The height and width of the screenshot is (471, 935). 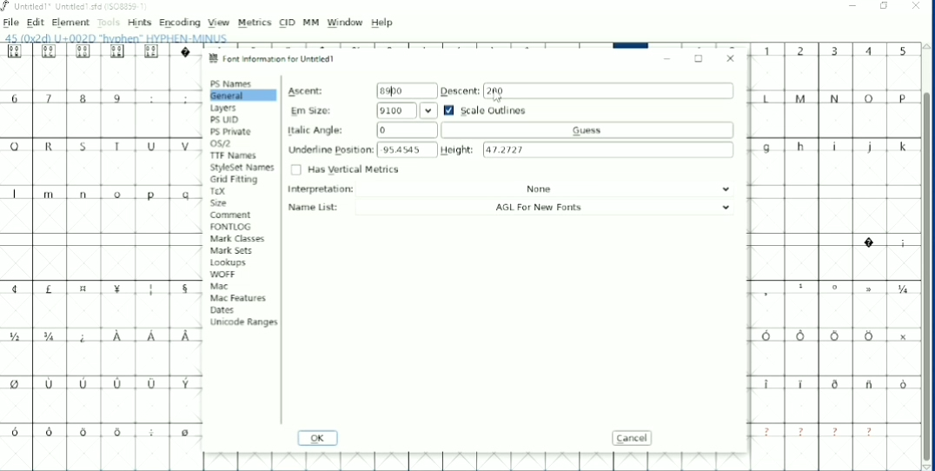 What do you see at coordinates (486, 109) in the screenshot?
I see `Scale Outlines` at bounding box center [486, 109].